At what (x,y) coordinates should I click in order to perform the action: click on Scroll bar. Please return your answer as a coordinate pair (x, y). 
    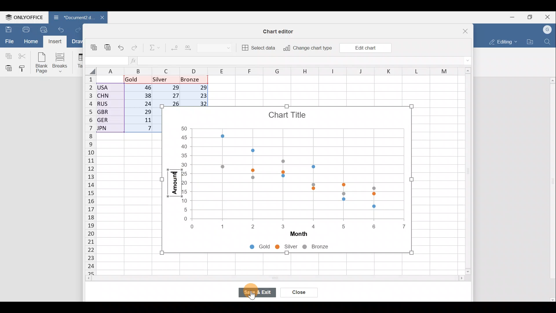
    Looking at the image, I should click on (466, 172).